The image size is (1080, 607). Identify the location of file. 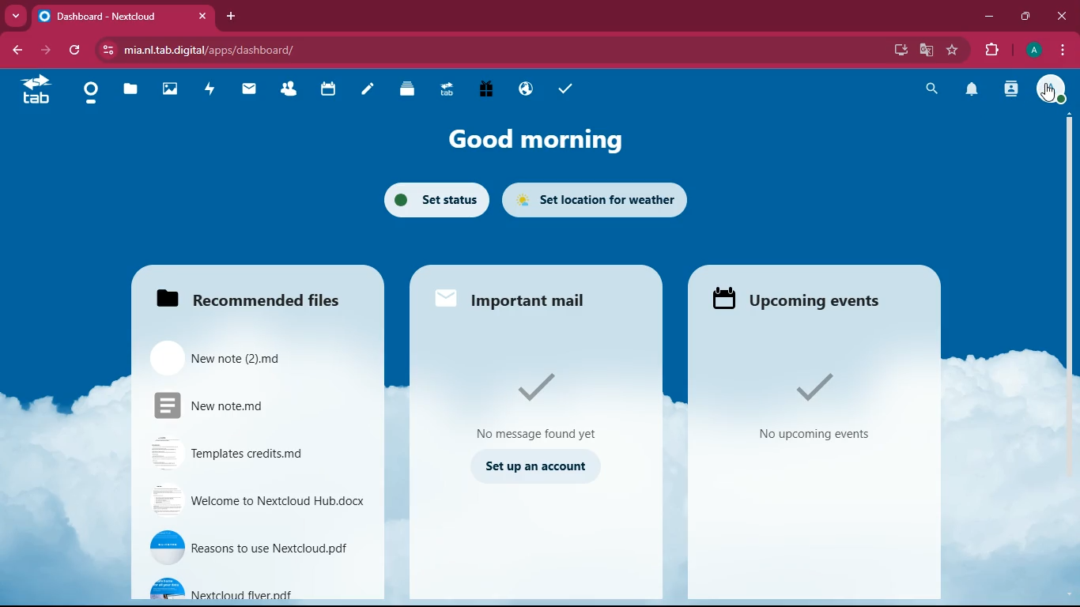
(128, 89).